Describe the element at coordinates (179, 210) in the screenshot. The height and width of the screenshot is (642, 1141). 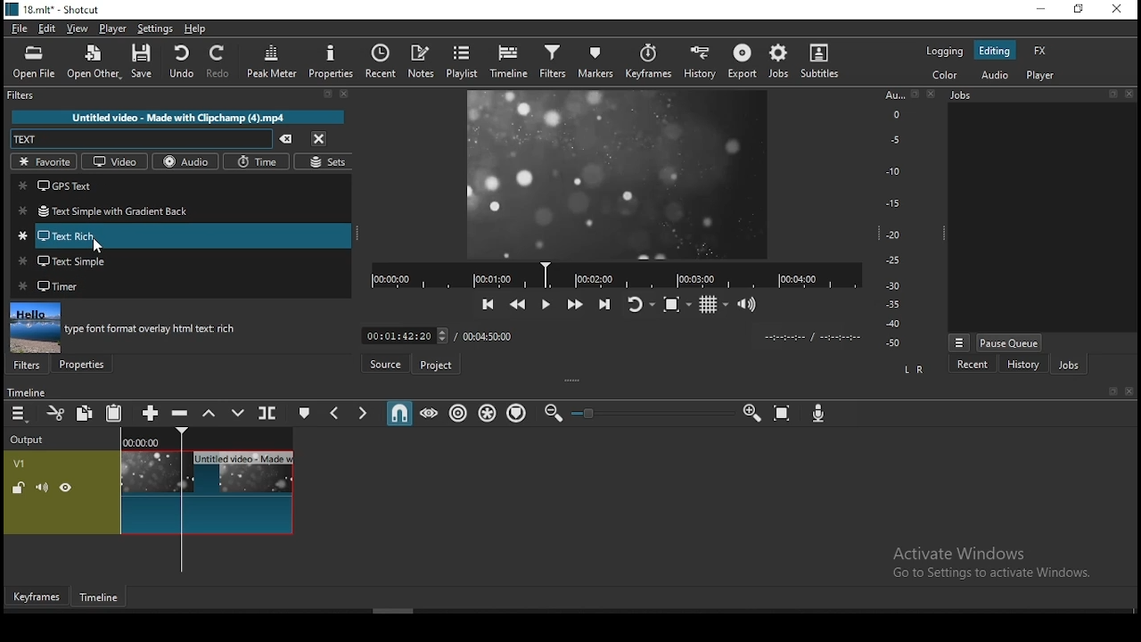
I see `text simple with gradient back` at that location.